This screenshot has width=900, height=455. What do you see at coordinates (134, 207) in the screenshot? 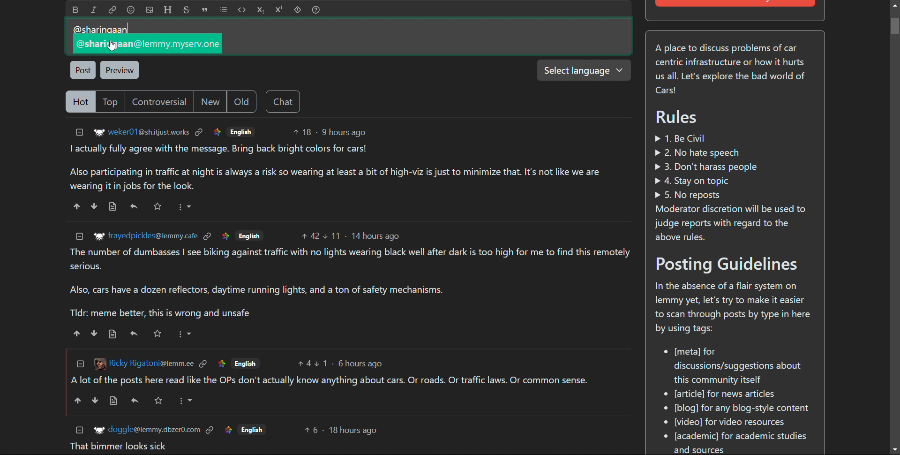
I see `reply` at bounding box center [134, 207].